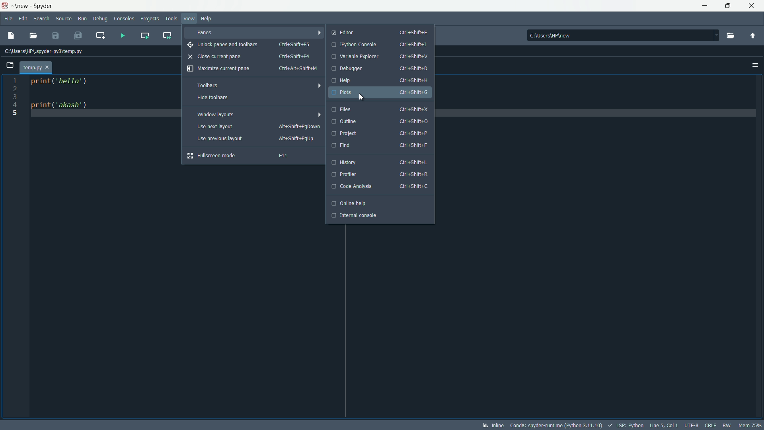 The image size is (764, 430). What do you see at coordinates (252, 69) in the screenshot?
I see `maximize current pane` at bounding box center [252, 69].